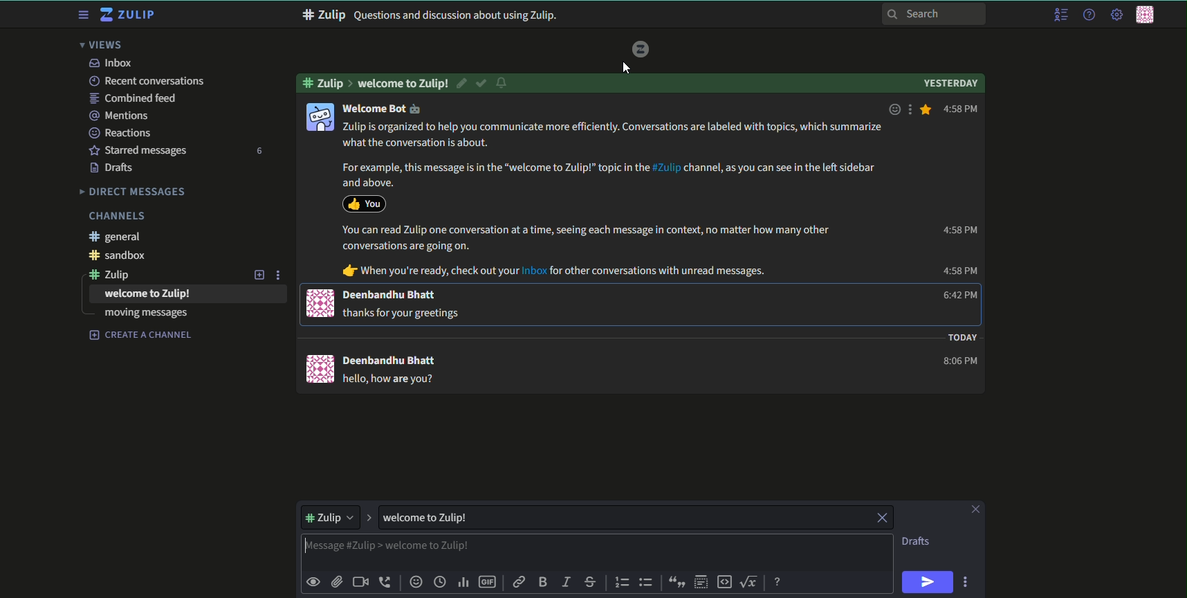 This screenshot has height=598, width=1187. Describe the element at coordinates (927, 581) in the screenshot. I see `send` at that location.